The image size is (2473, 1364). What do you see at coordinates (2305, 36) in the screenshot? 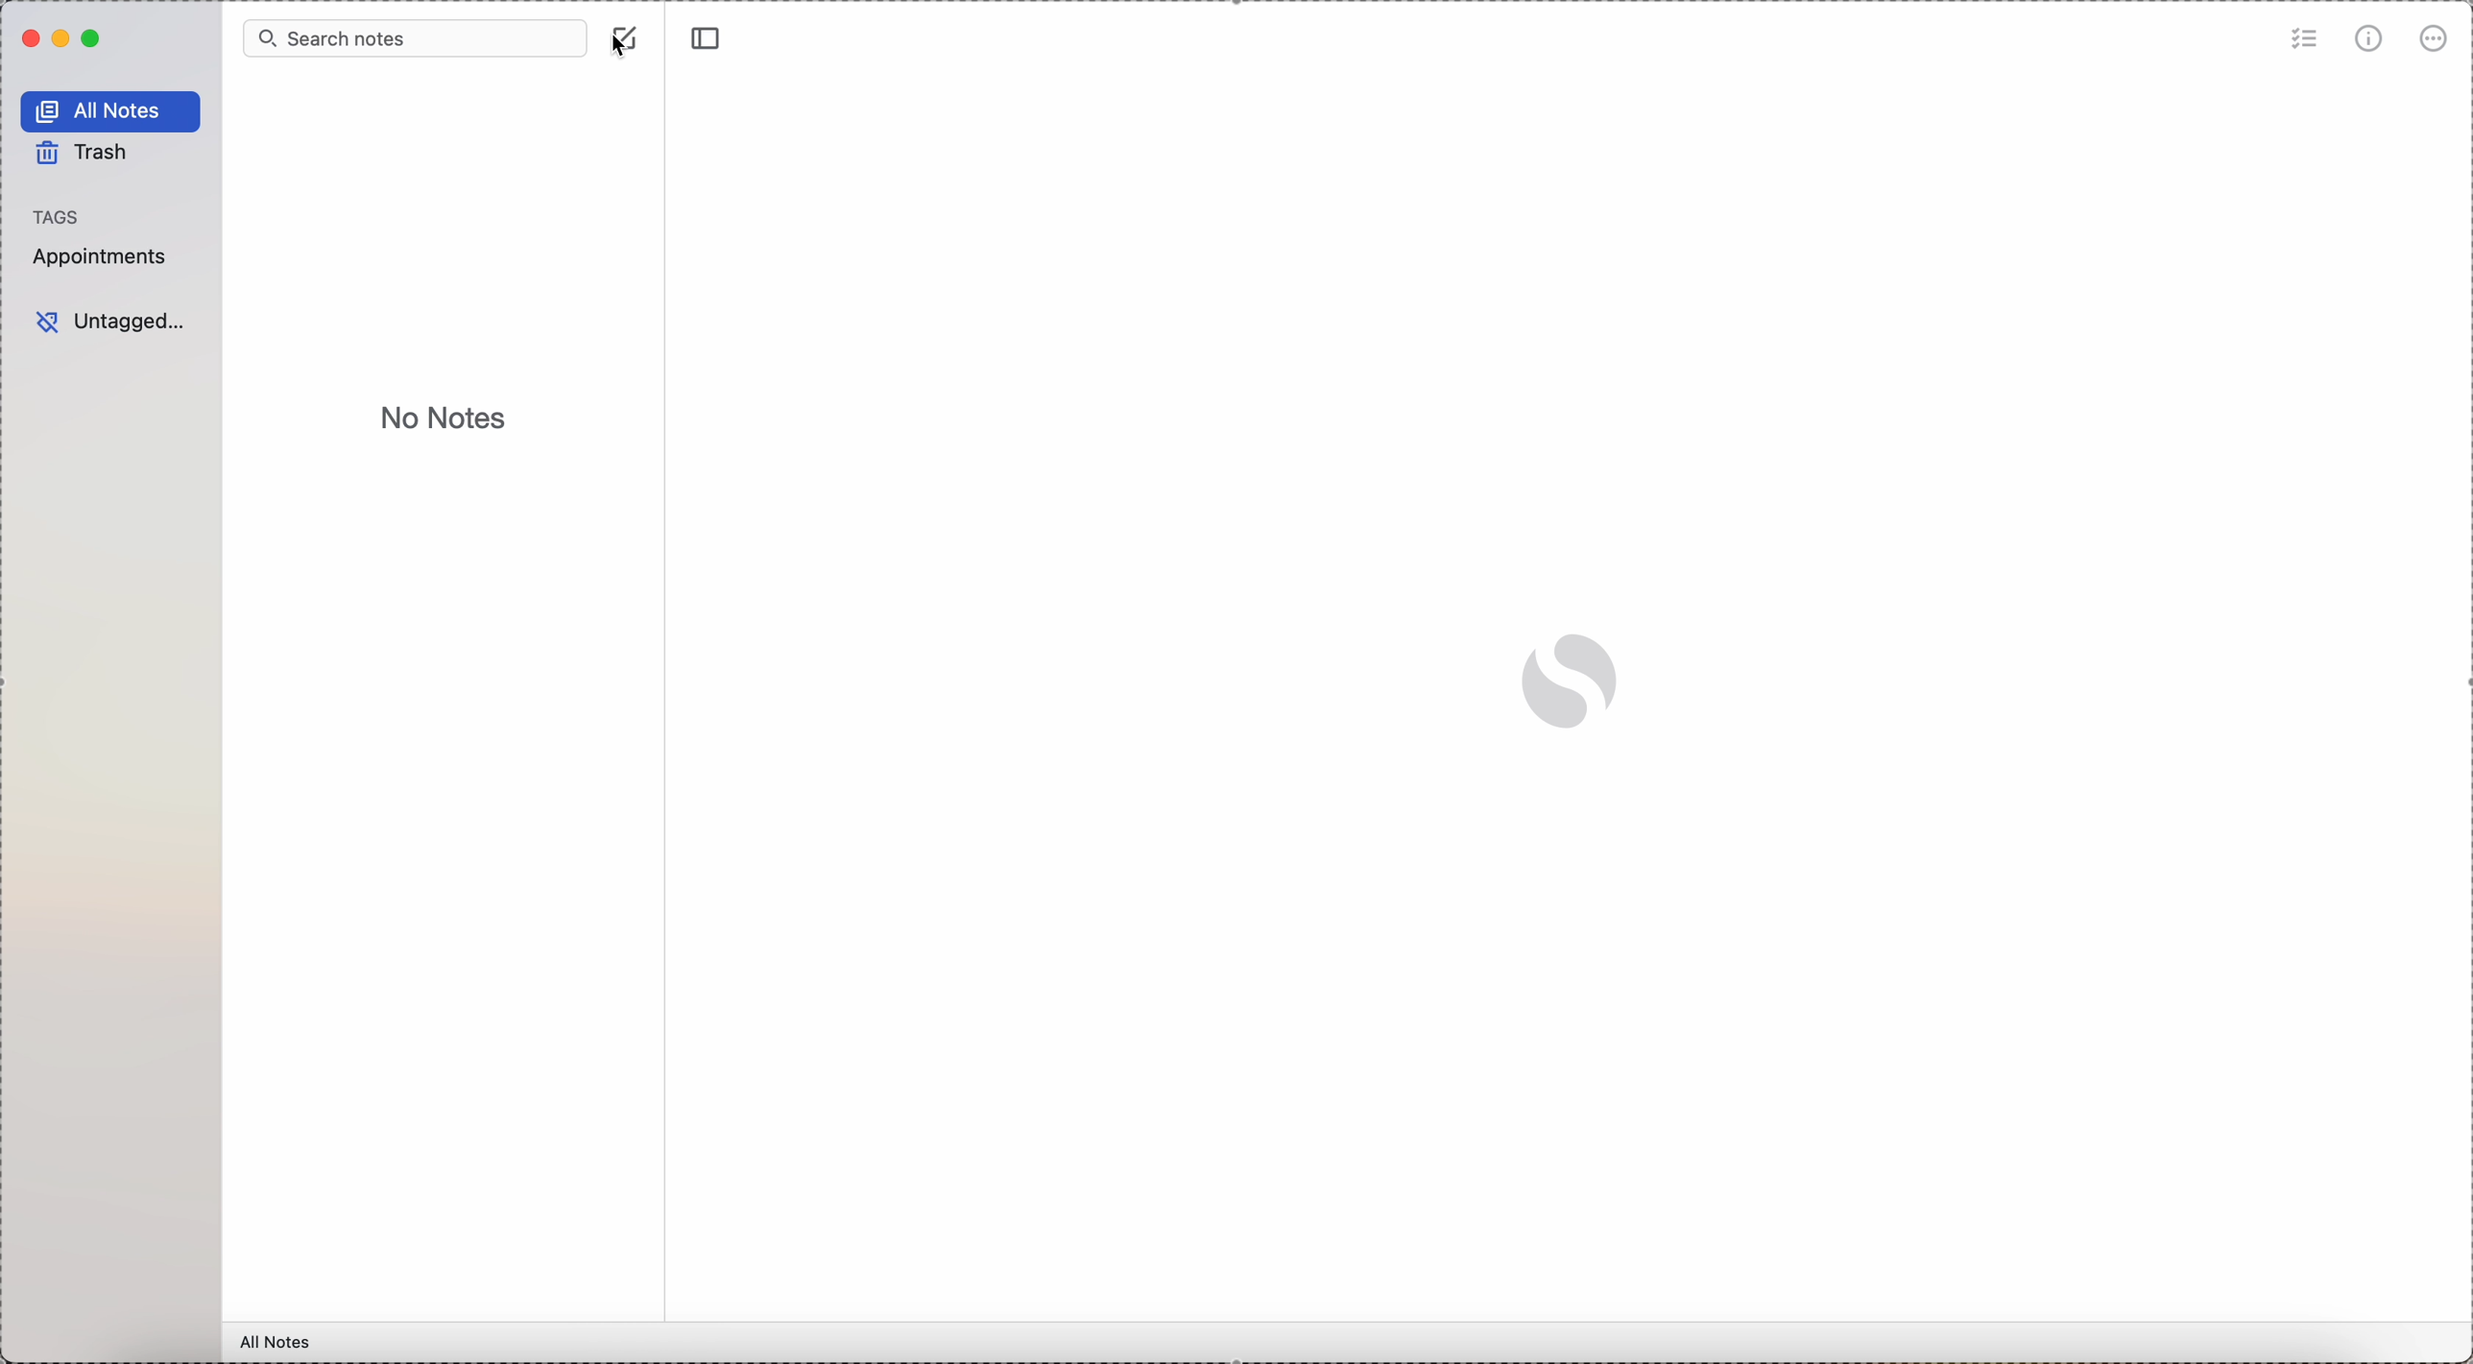
I see `check list` at bounding box center [2305, 36].